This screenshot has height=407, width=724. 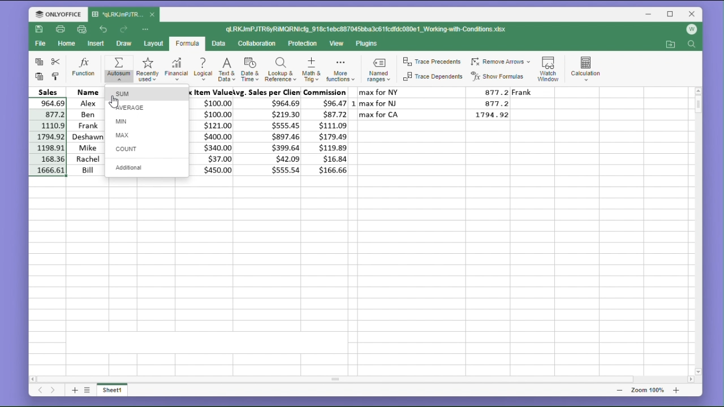 I want to click on onlyoffice, so click(x=55, y=14).